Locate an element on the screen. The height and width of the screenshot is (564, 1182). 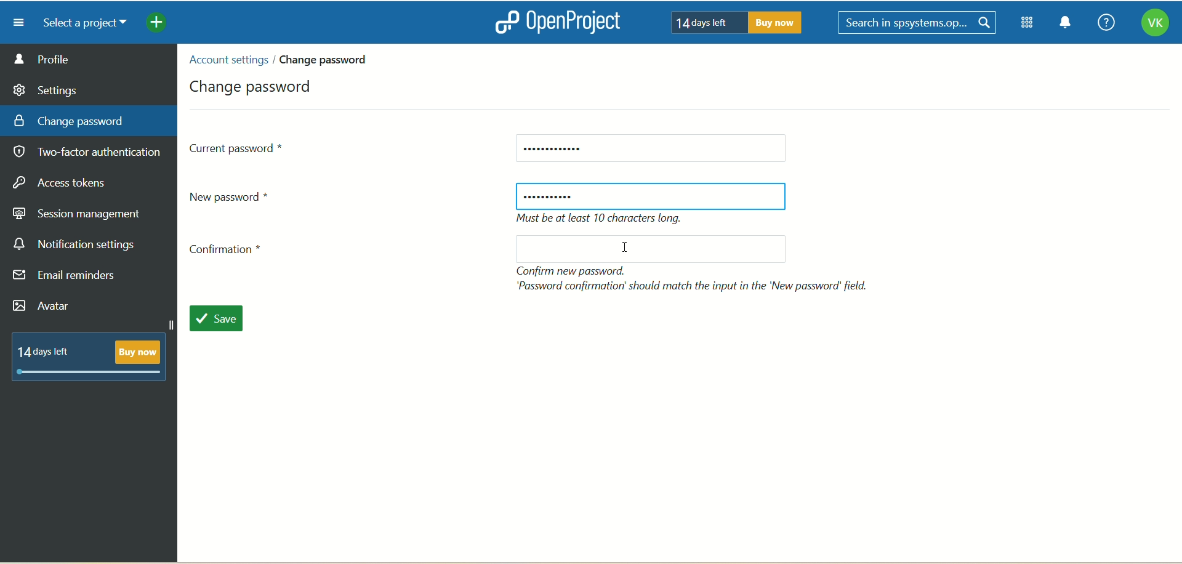
openproject is located at coordinates (555, 22).